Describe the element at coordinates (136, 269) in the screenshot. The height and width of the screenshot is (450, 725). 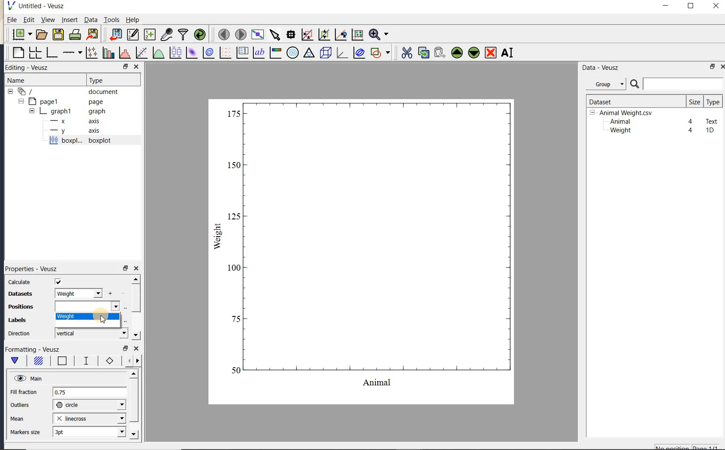
I see `close` at that location.